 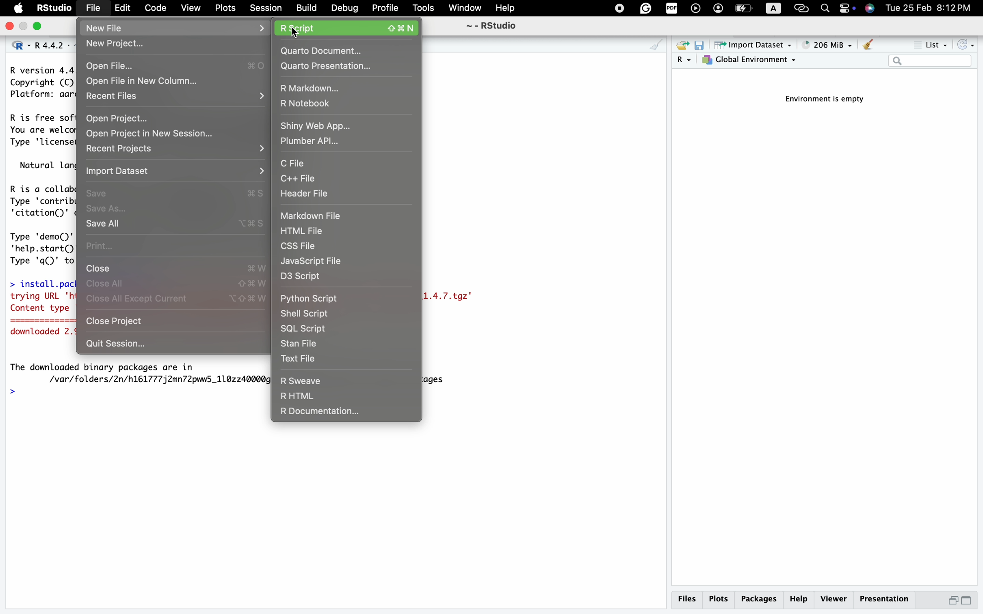 I want to click on maximize, so click(x=41, y=27).